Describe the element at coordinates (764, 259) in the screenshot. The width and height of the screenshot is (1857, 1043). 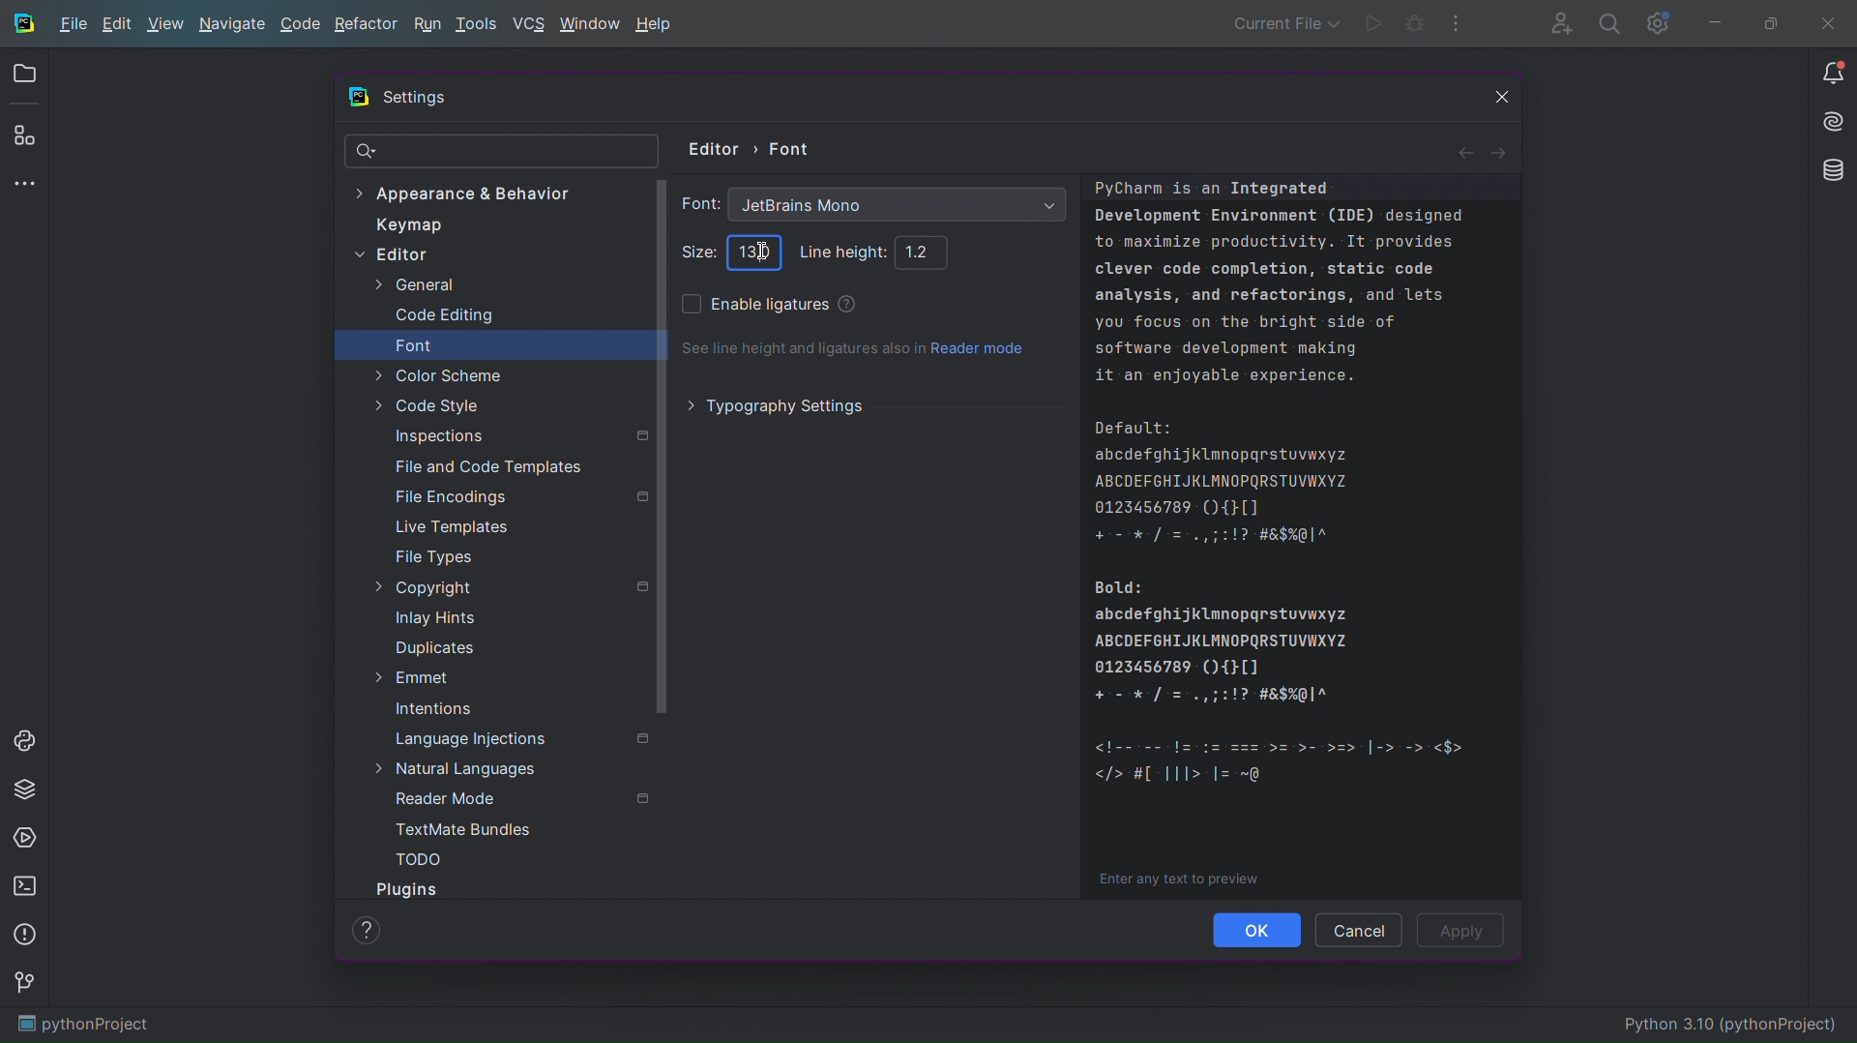
I see `Cursor` at that location.